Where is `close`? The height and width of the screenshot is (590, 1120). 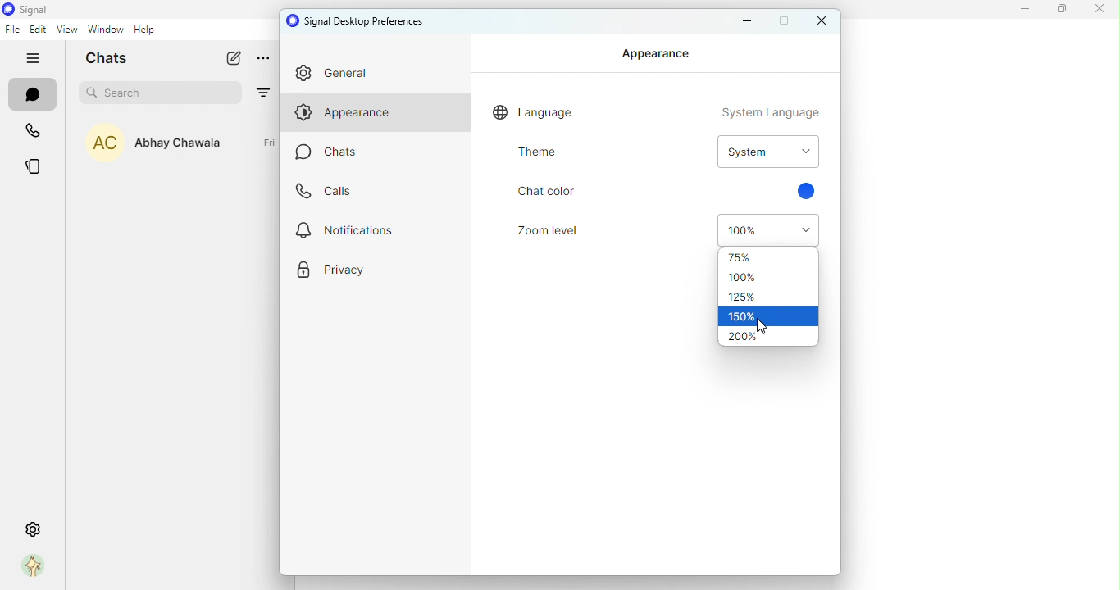
close is located at coordinates (821, 21).